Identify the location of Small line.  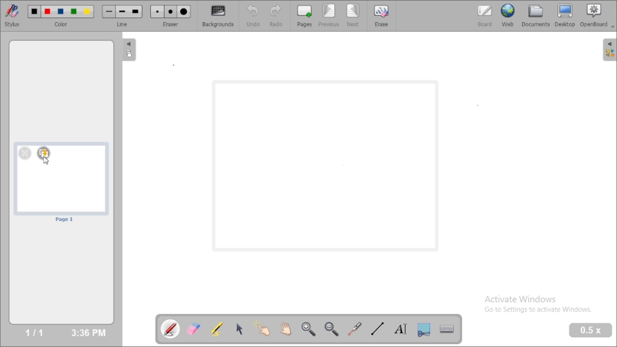
(109, 12).